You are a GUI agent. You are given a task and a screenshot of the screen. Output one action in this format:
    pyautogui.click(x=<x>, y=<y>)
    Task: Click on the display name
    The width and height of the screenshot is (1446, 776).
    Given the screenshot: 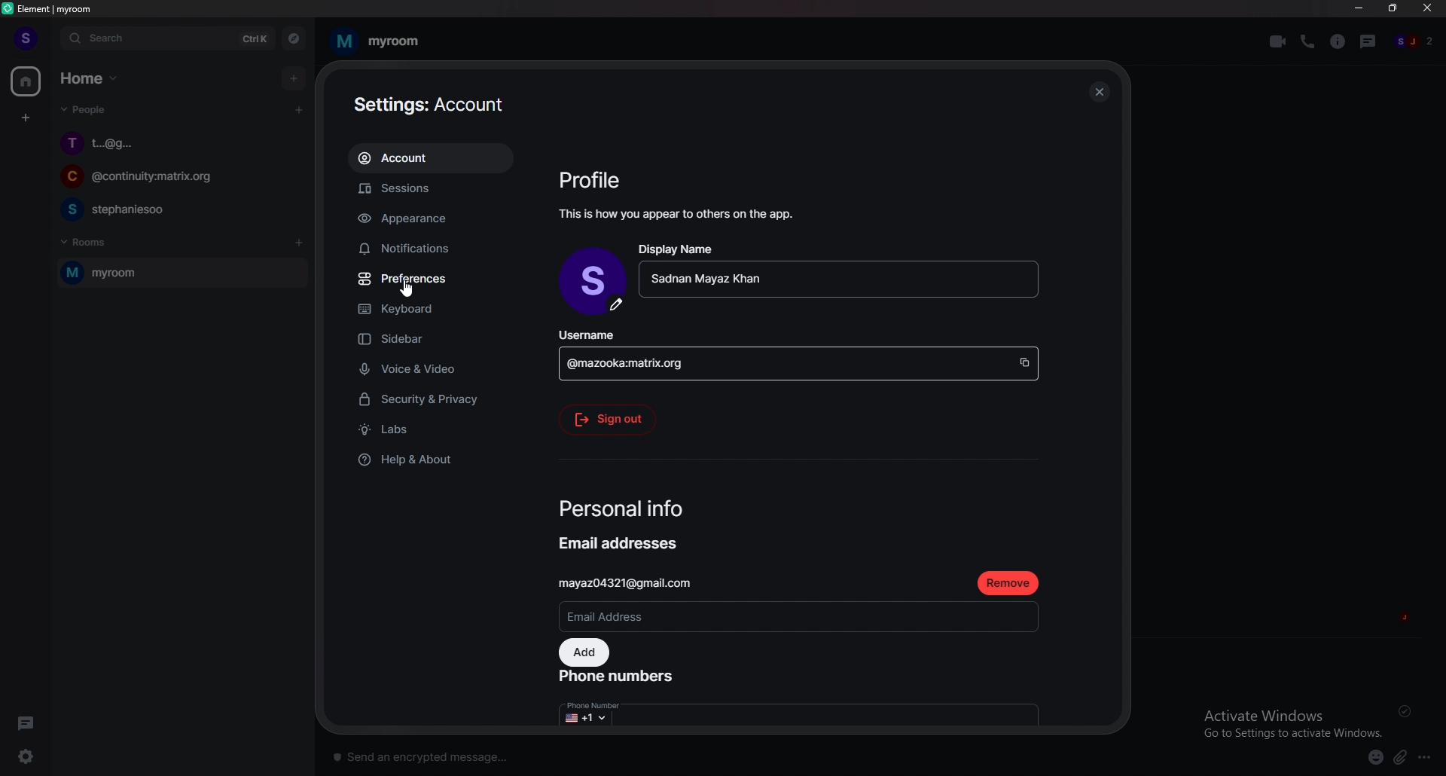 What is the action you would take?
    pyautogui.click(x=679, y=249)
    